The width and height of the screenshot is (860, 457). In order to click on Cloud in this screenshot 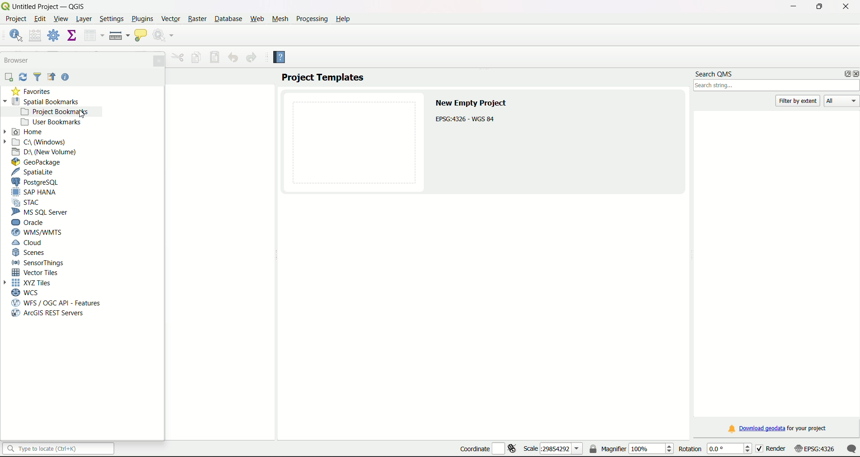, I will do `click(28, 243)`.